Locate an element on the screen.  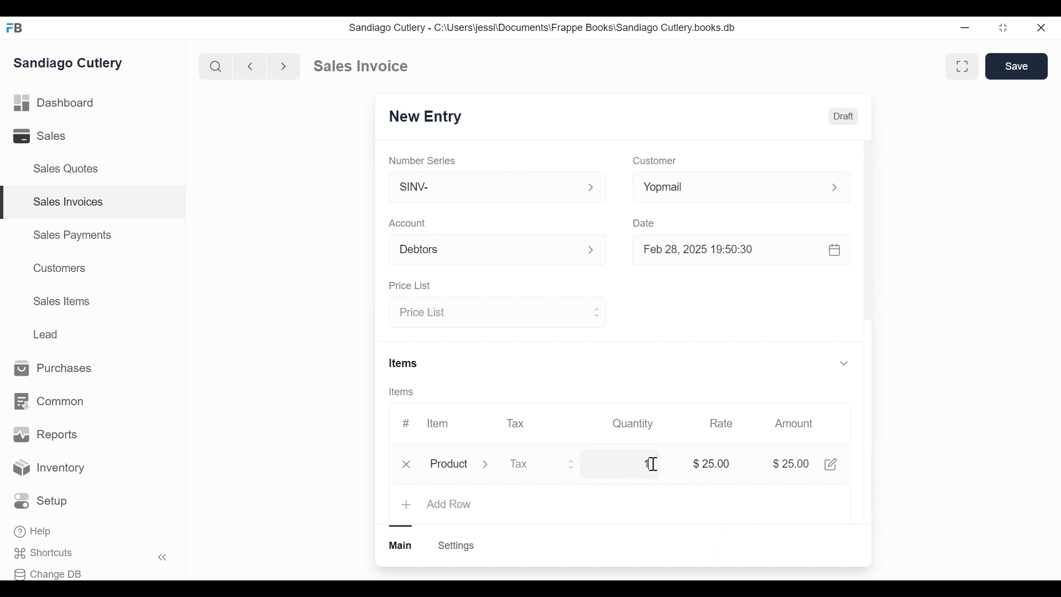
1  is located at coordinates (647, 463).